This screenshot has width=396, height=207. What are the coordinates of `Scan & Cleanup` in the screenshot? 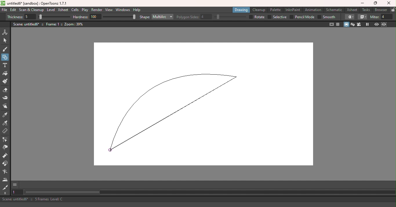 It's located at (31, 10).